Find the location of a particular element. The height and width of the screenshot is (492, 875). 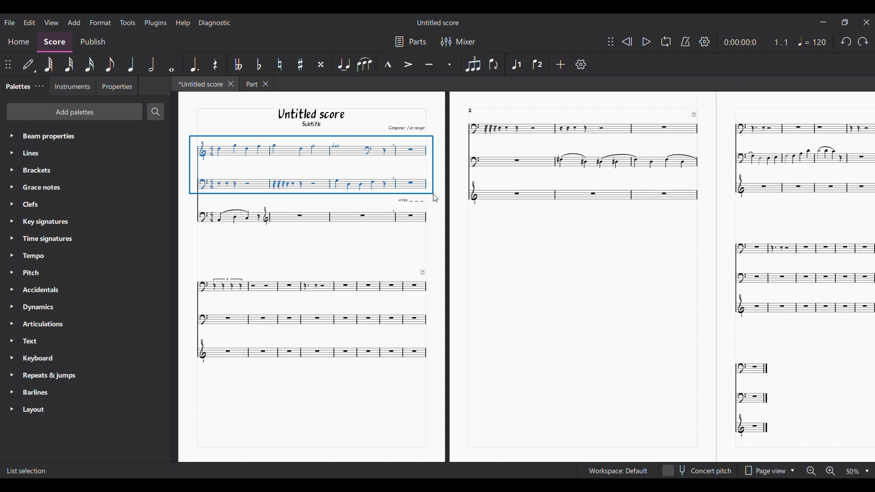

Half note is located at coordinates (152, 64).